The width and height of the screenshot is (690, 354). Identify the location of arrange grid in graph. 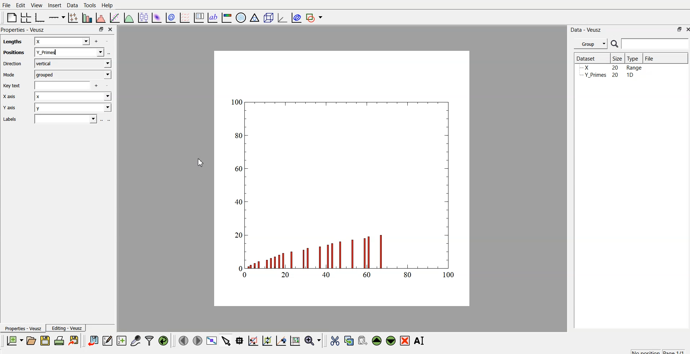
(25, 17).